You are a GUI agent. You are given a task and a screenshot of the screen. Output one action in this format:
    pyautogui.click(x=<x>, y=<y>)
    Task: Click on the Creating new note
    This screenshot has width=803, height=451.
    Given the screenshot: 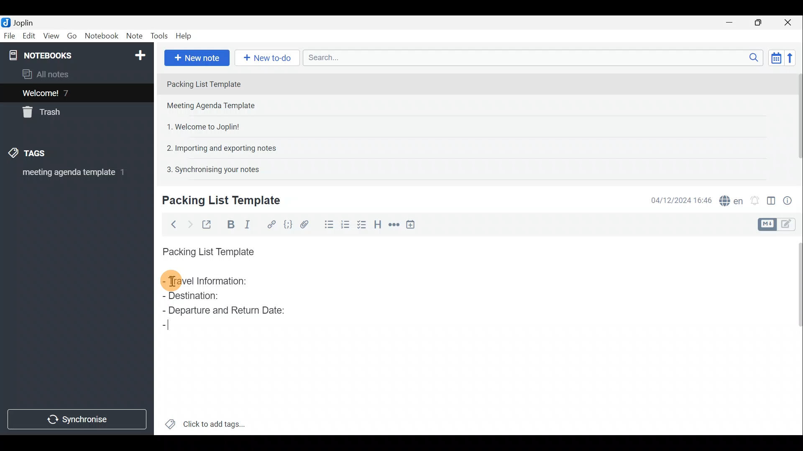 What is the action you would take?
    pyautogui.click(x=216, y=201)
    